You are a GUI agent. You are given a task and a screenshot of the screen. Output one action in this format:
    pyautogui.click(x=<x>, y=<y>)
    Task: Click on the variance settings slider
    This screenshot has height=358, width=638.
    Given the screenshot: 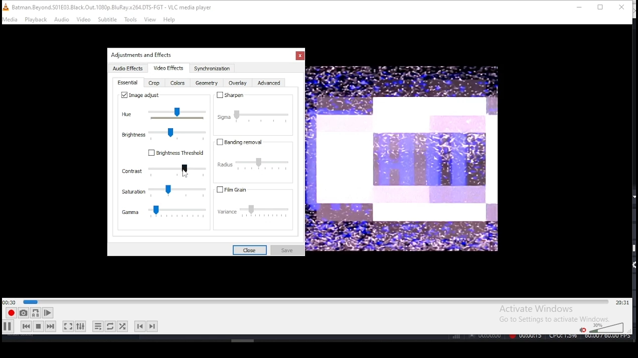 What is the action you would take?
    pyautogui.click(x=257, y=213)
    